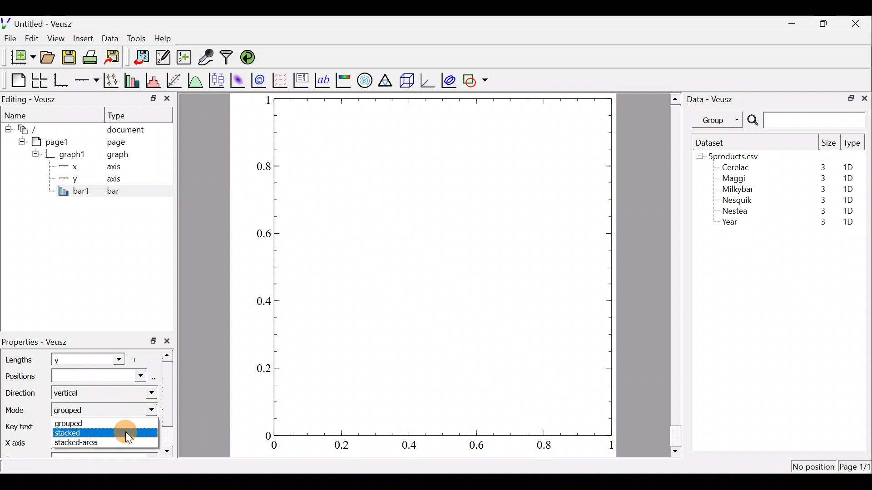  I want to click on 0.4, so click(412, 446).